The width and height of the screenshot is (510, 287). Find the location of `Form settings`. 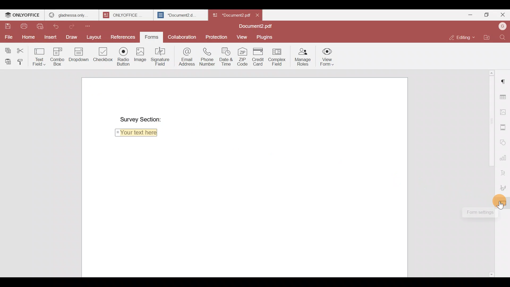

Form settings is located at coordinates (503, 204).